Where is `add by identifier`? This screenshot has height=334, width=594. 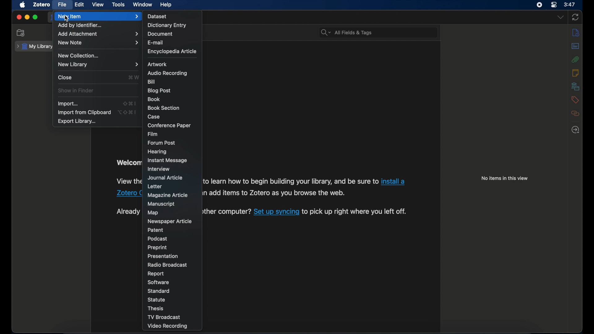
add by identifier is located at coordinates (81, 25).